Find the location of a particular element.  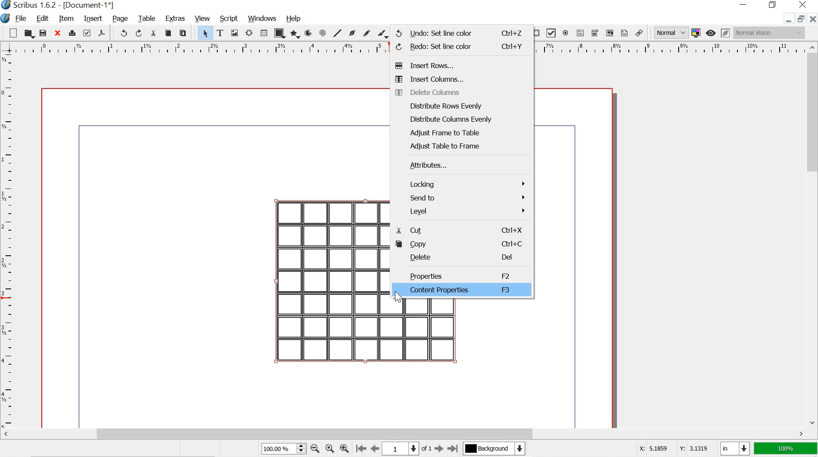

insert columns... is located at coordinates (463, 80).